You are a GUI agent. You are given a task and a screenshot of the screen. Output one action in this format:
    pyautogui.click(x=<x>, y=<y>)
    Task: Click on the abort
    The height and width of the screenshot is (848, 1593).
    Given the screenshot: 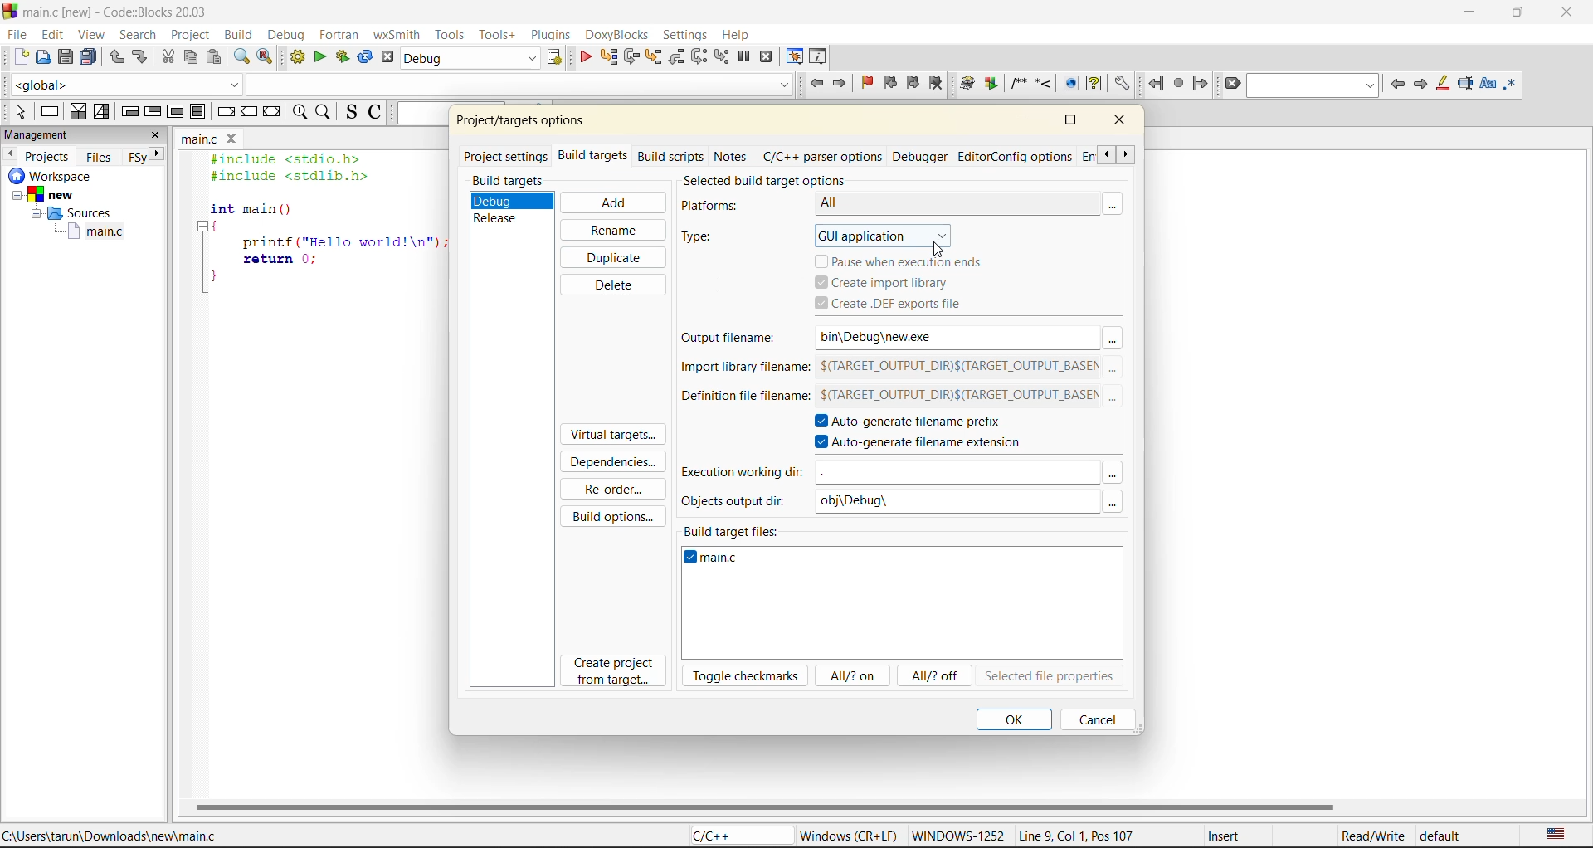 What is the action you would take?
    pyautogui.click(x=387, y=58)
    